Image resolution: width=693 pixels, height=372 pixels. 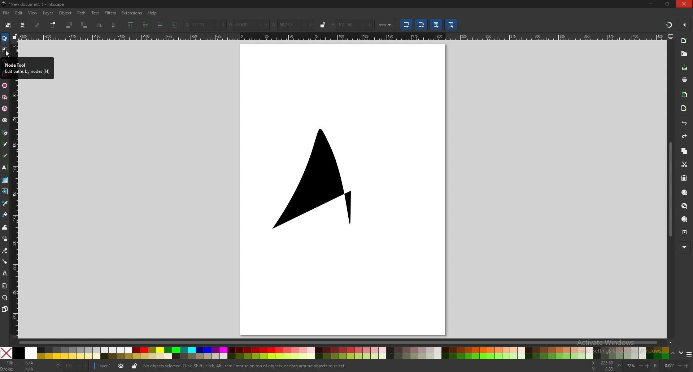 I want to click on flip horizontally, so click(x=115, y=25).